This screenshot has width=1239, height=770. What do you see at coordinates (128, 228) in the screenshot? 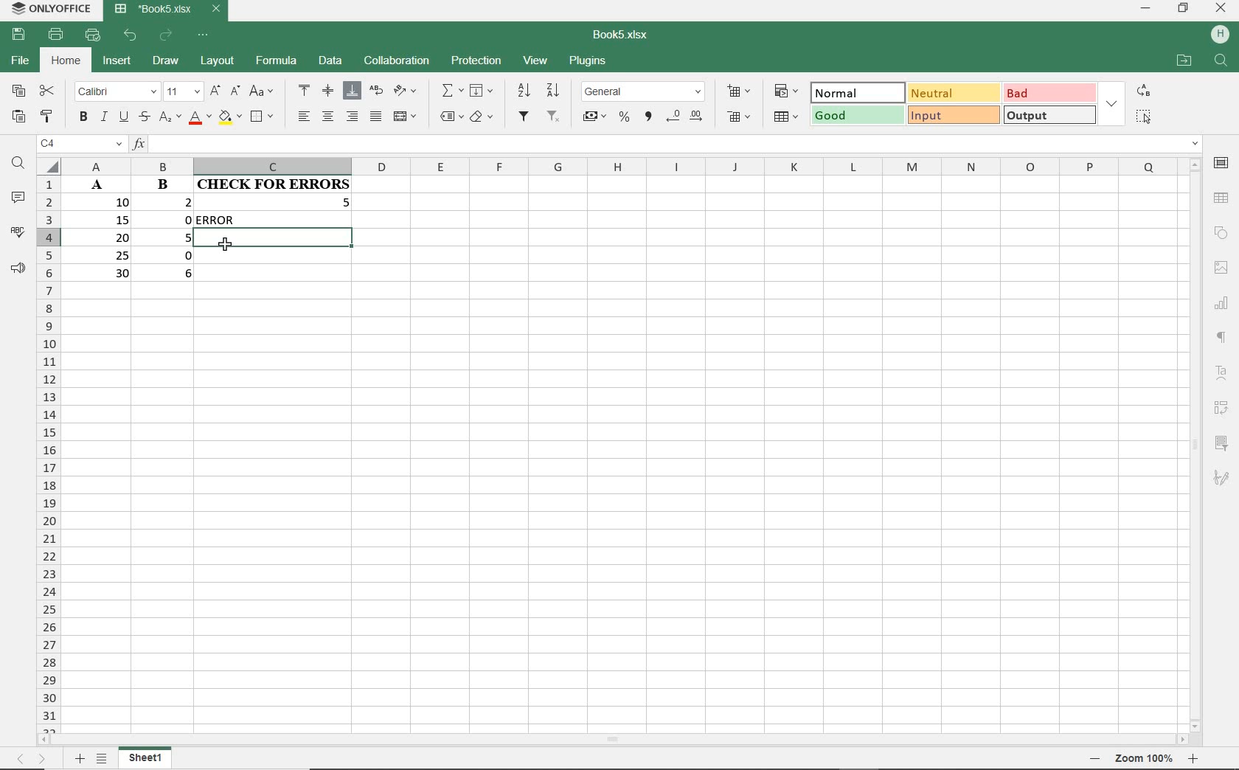
I see `CELLS A3:B3` at bounding box center [128, 228].